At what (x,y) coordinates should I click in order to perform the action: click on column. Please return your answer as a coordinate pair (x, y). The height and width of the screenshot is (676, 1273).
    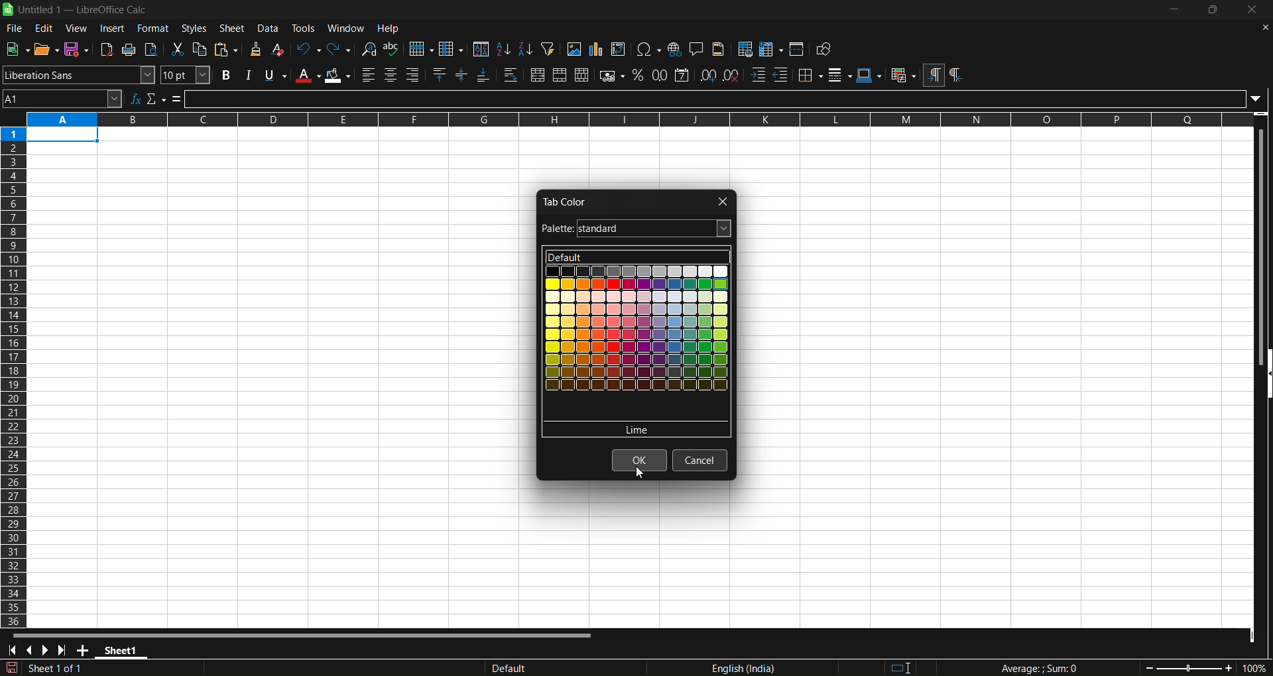
    Looking at the image, I should click on (452, 48).